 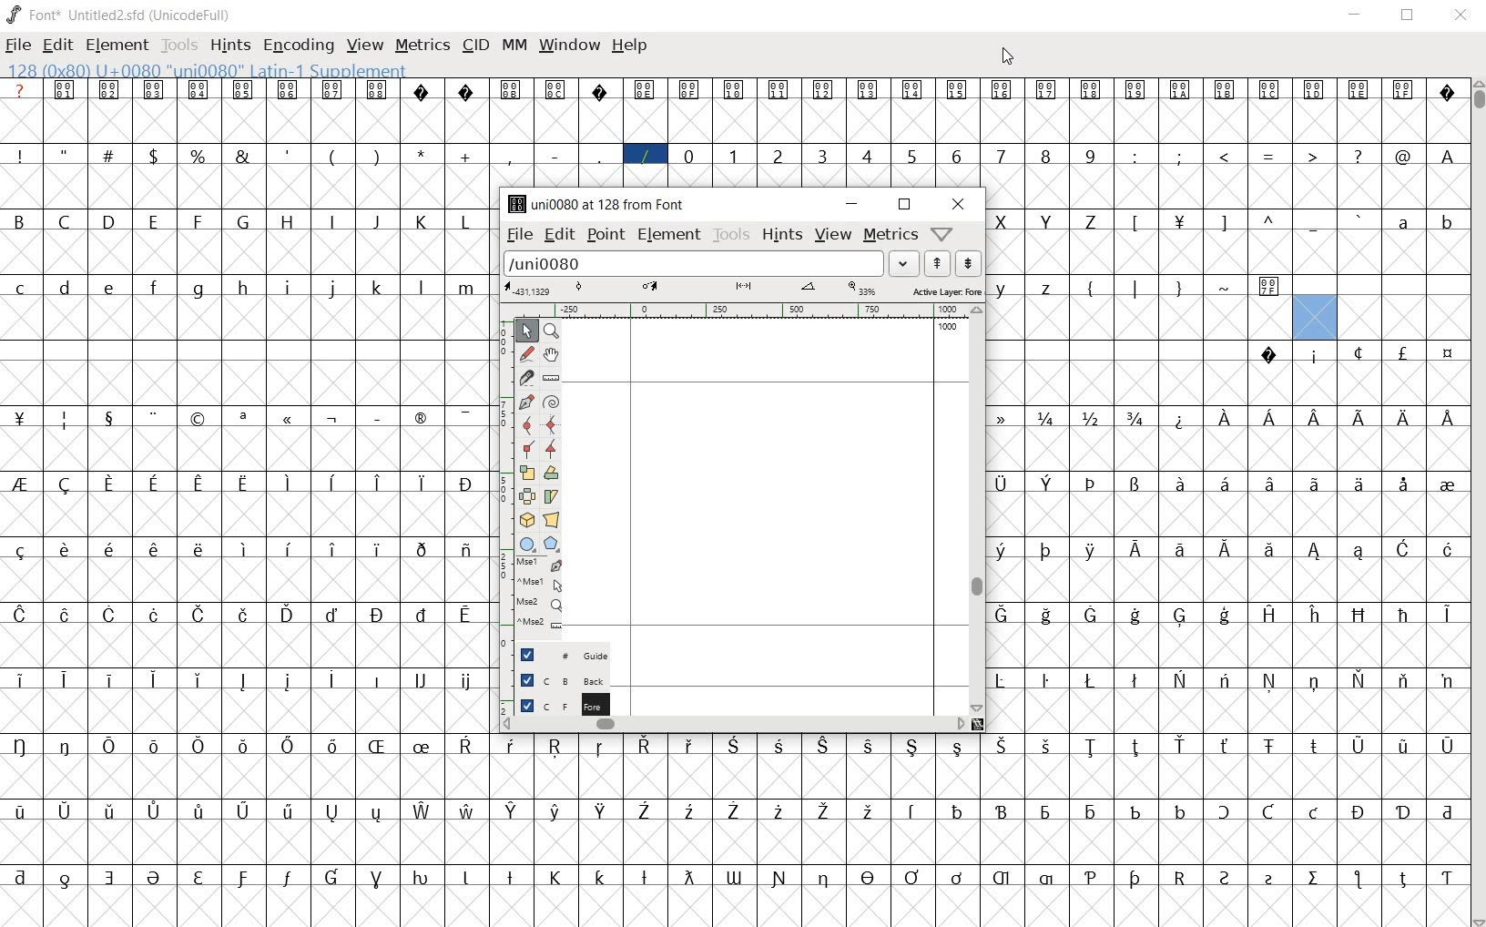 I want to click on glyph, so click(x=1406, y=419).